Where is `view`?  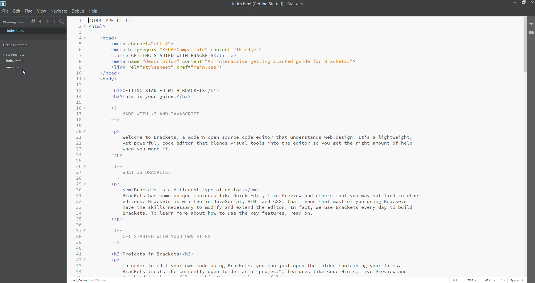 view is located at coordinates (42, 11).